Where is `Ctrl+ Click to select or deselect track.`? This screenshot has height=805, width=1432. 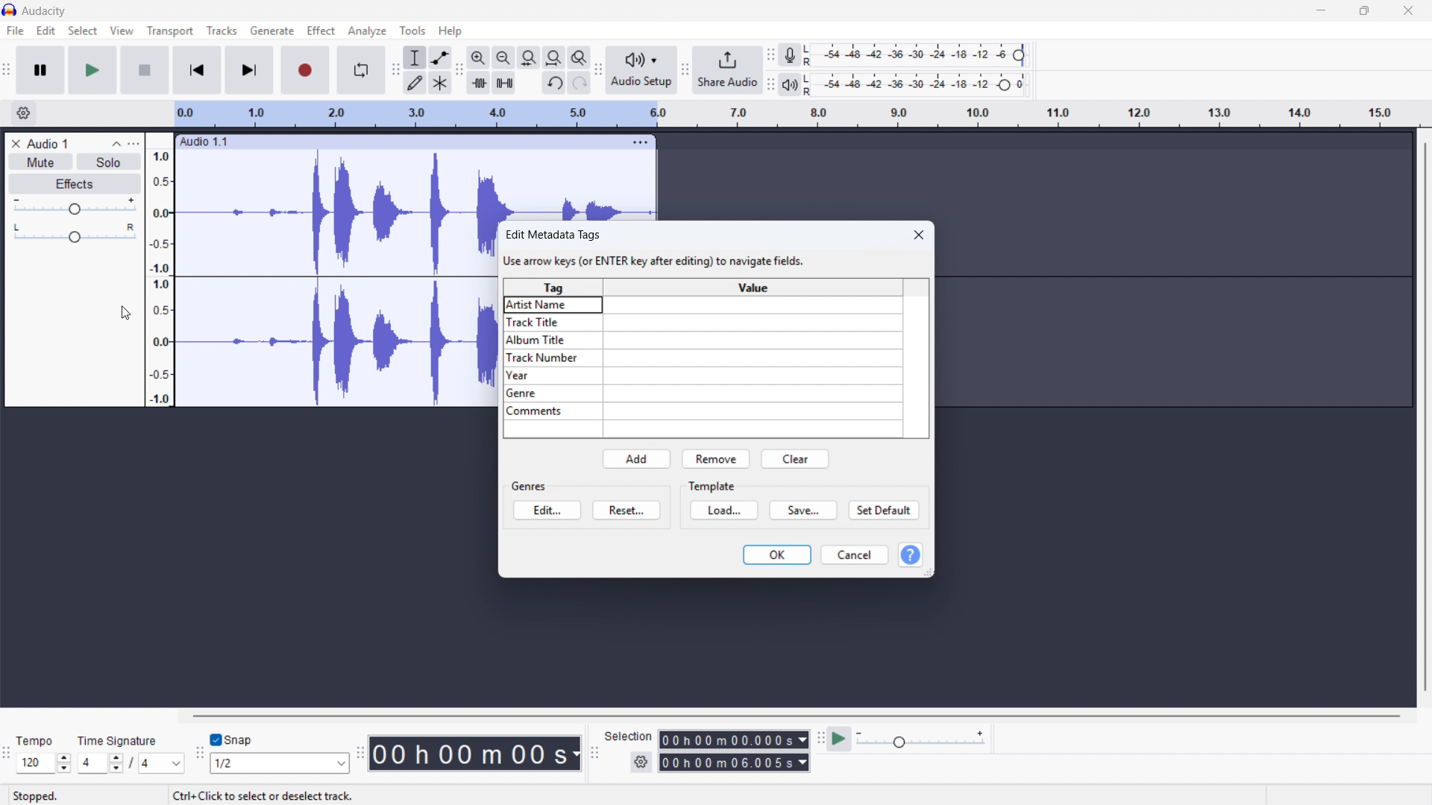 Ctrl+ Click to select or deselect track. is located at coordinates (257, 795).